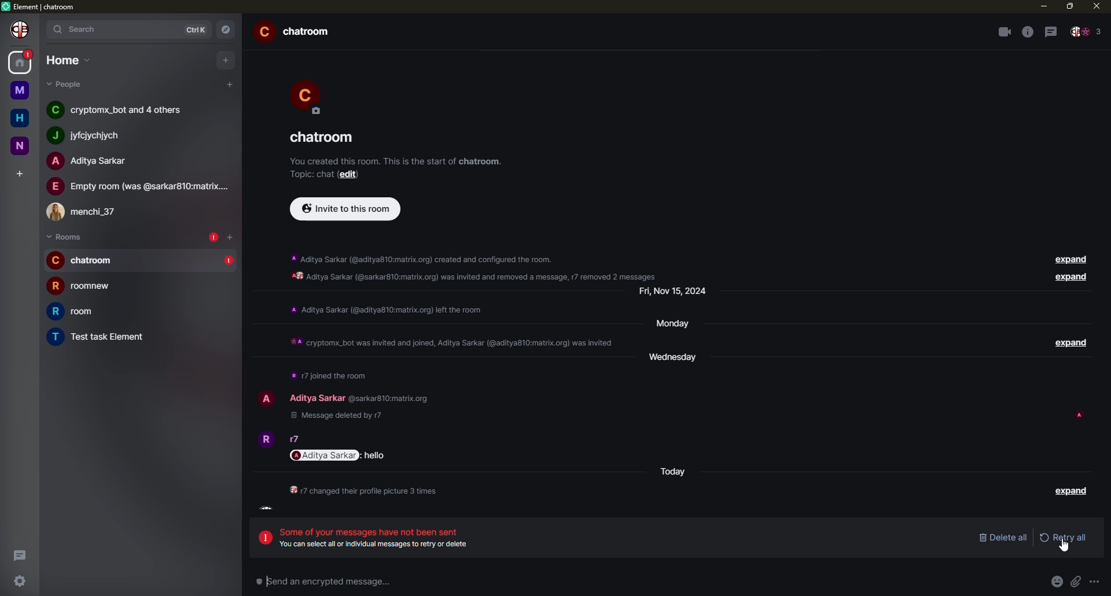  I want to click on info, so click(396, 161).